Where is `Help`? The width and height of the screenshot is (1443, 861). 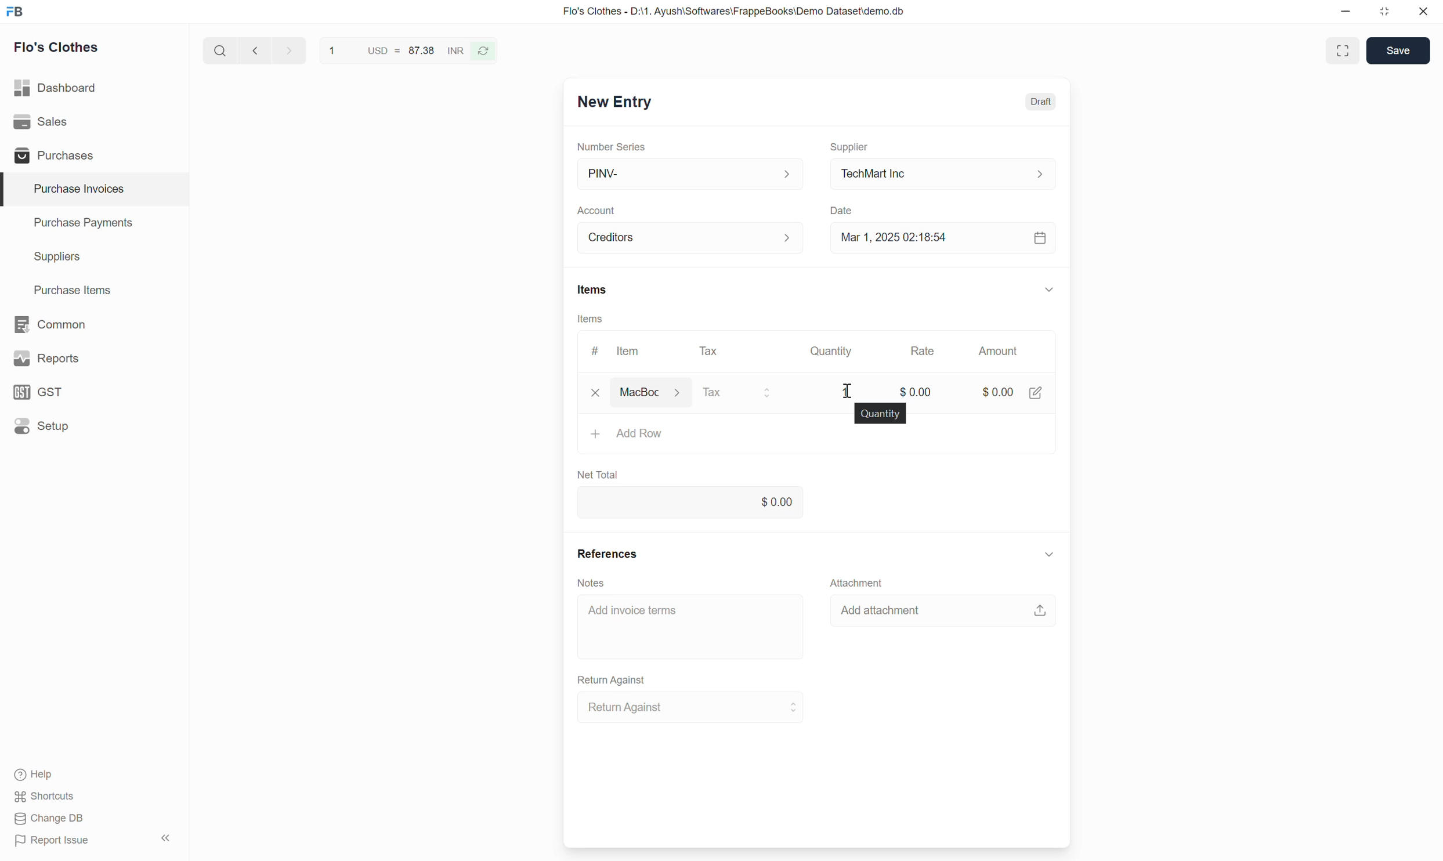
Help is located at coordinates (39, 775).